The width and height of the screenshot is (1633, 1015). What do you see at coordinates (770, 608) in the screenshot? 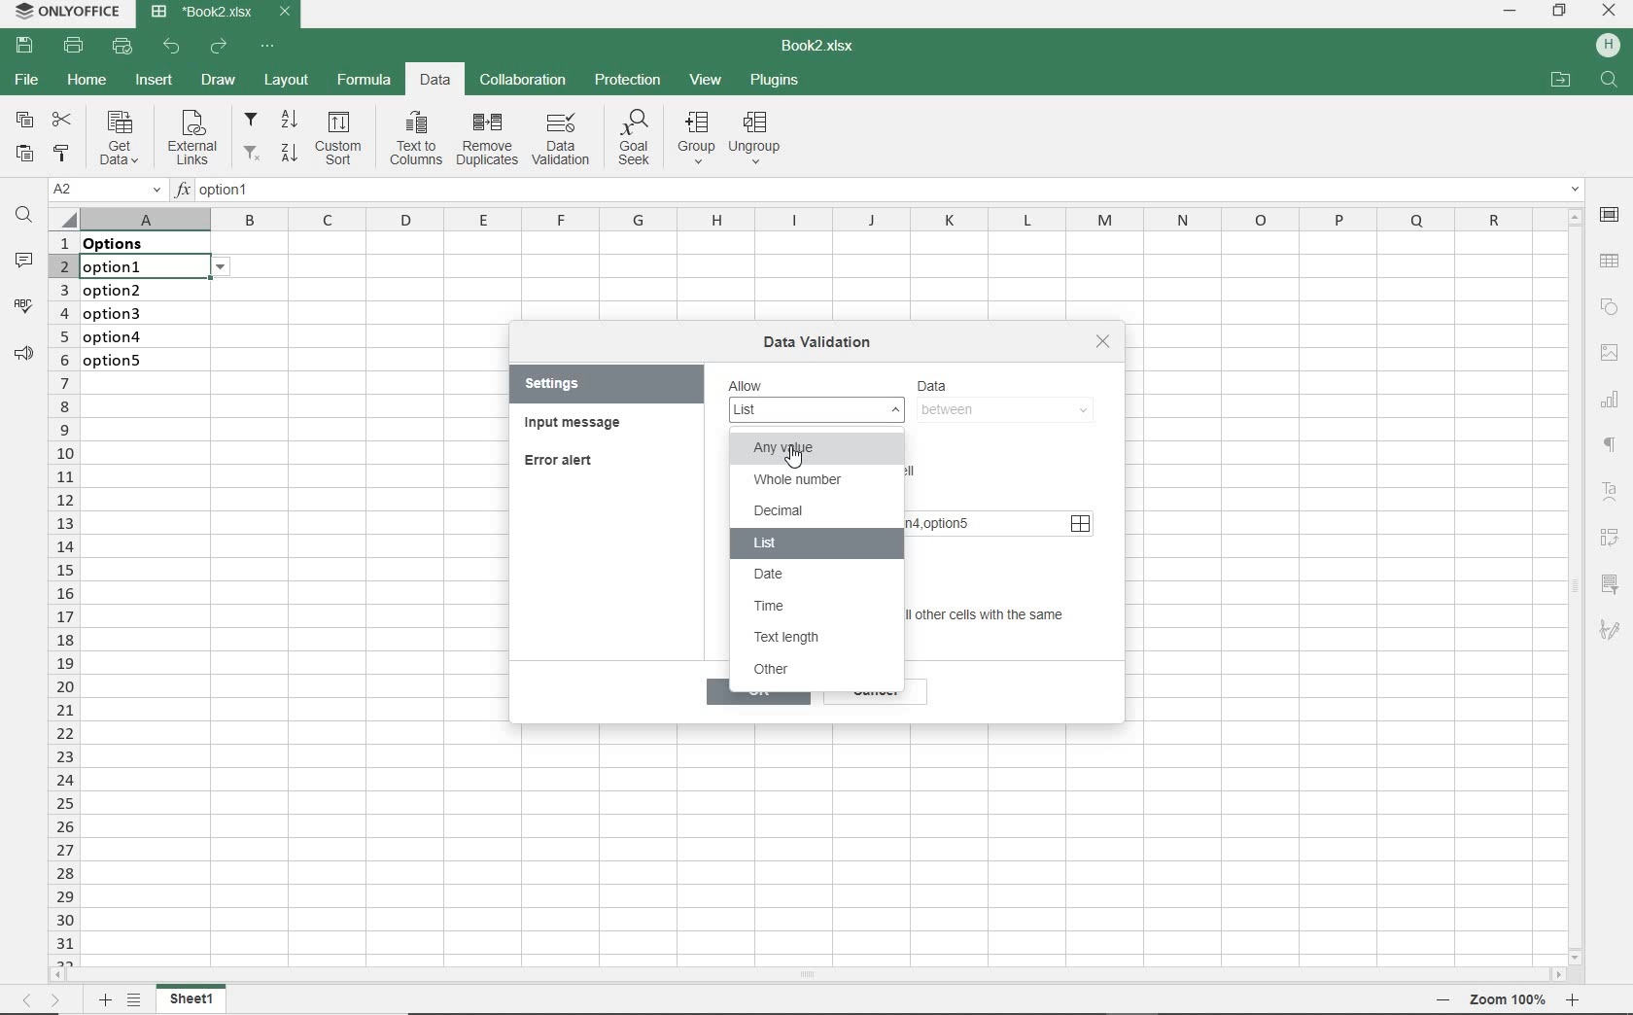
I see `time` at bounding box center [770, 608].